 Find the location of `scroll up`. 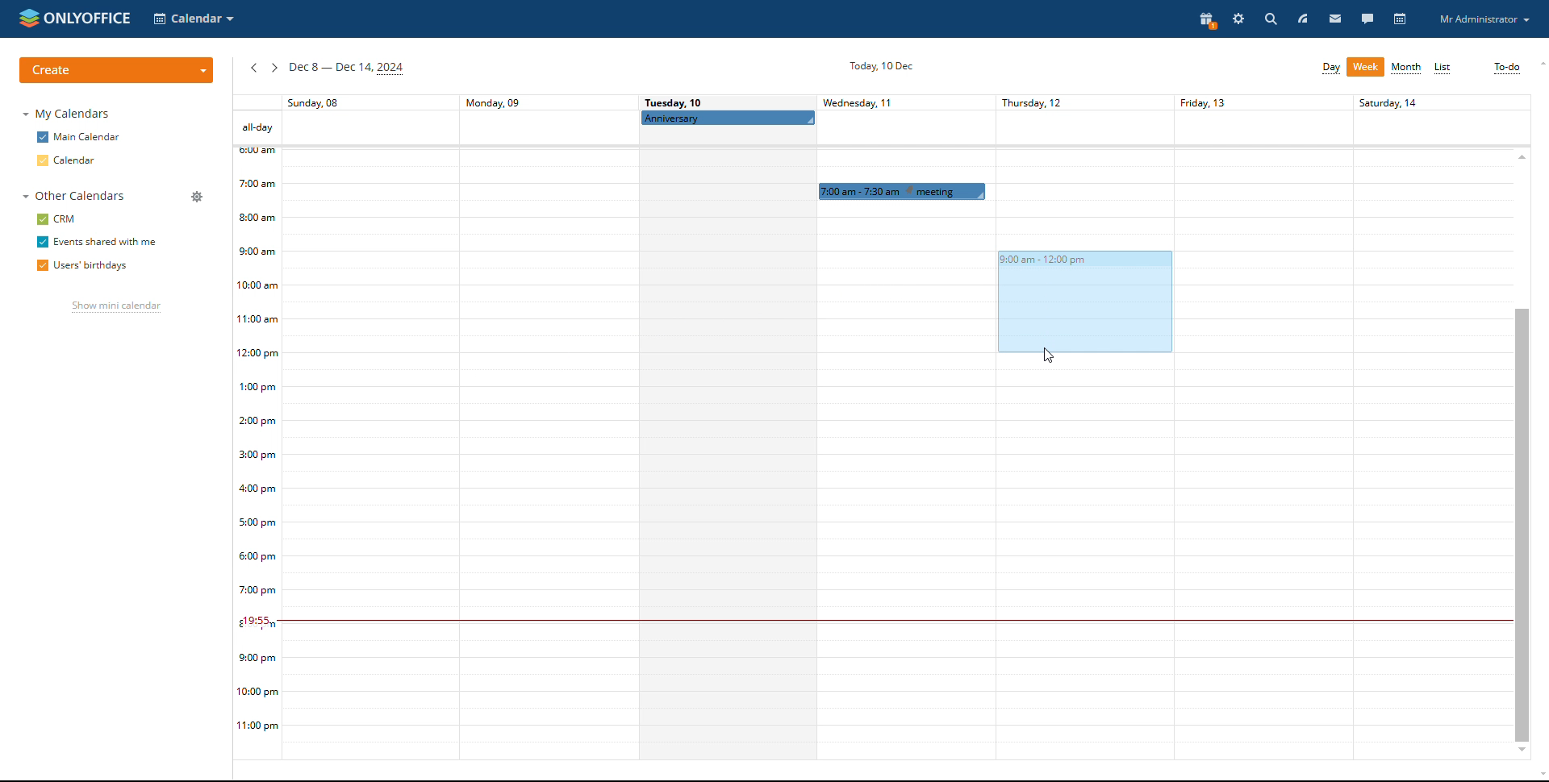

scroll up is located at coordinates (1522, 156).